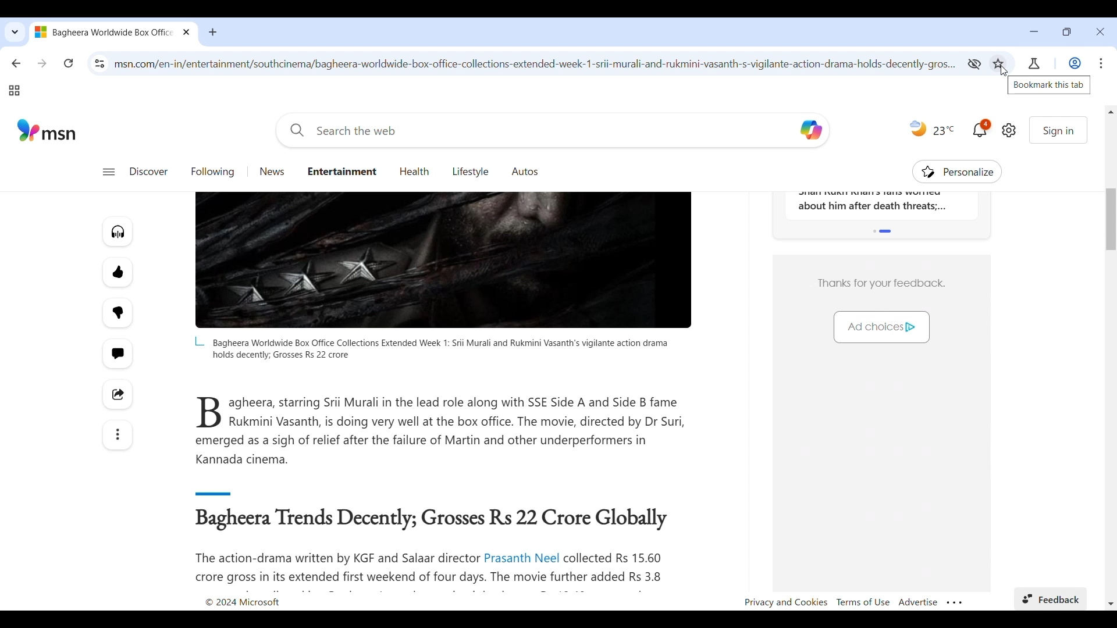 The image size is (1117, 628). Describe the element at coordinates (118, 272) in the screenshot. I see `More like this article` at that location.